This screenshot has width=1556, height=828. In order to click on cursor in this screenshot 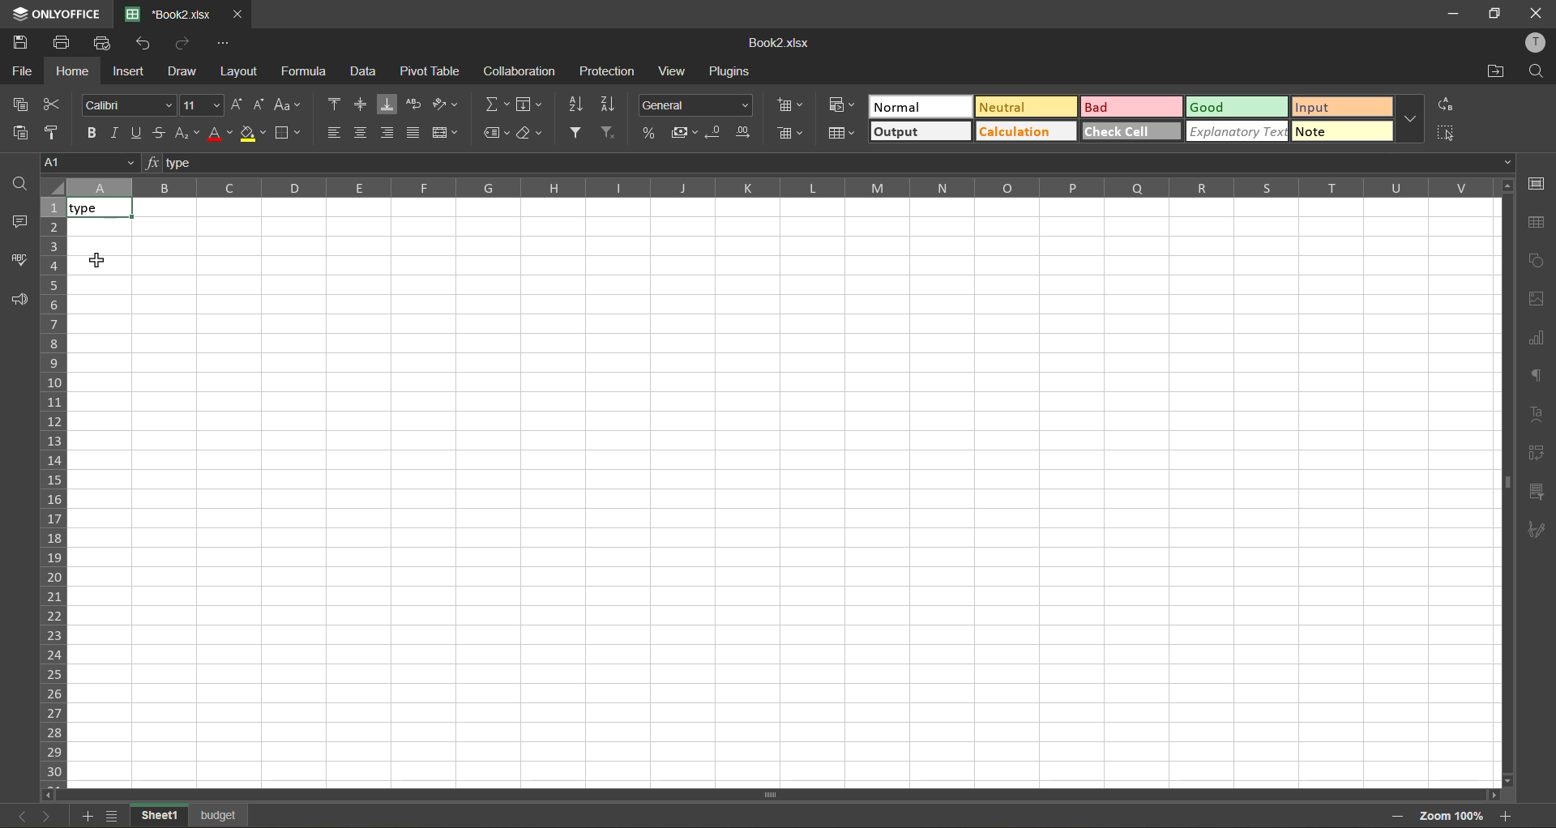, I will do `click(98, 262)`.